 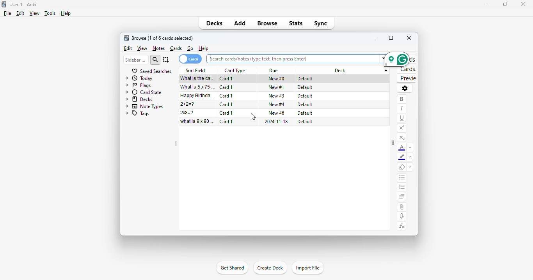 What do you see at coordinates (197, 78) in the screenshot?
I see `what is the capital of France?` at bounding box center [197, 78].